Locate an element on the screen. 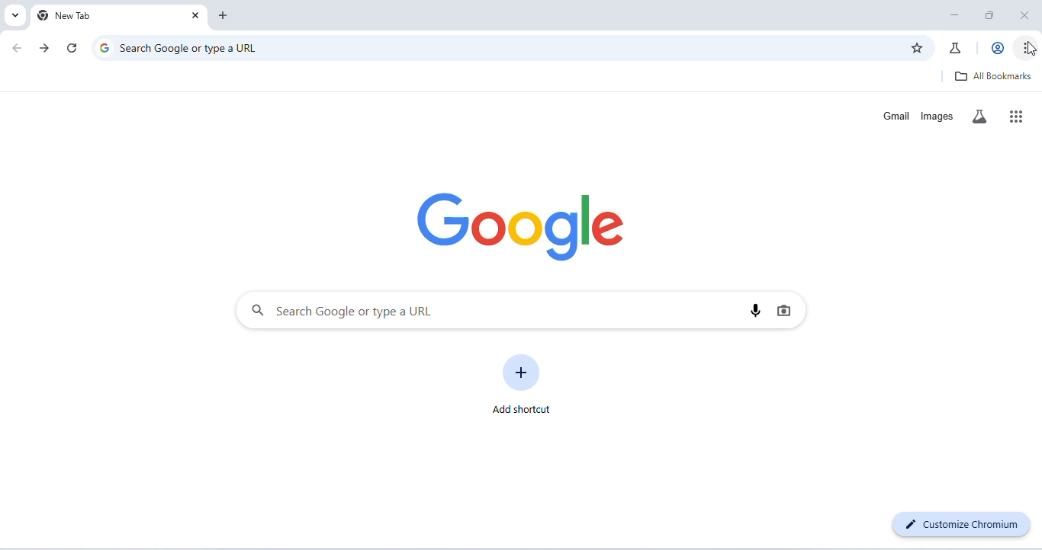  close is located at coordinates (1027, 16).